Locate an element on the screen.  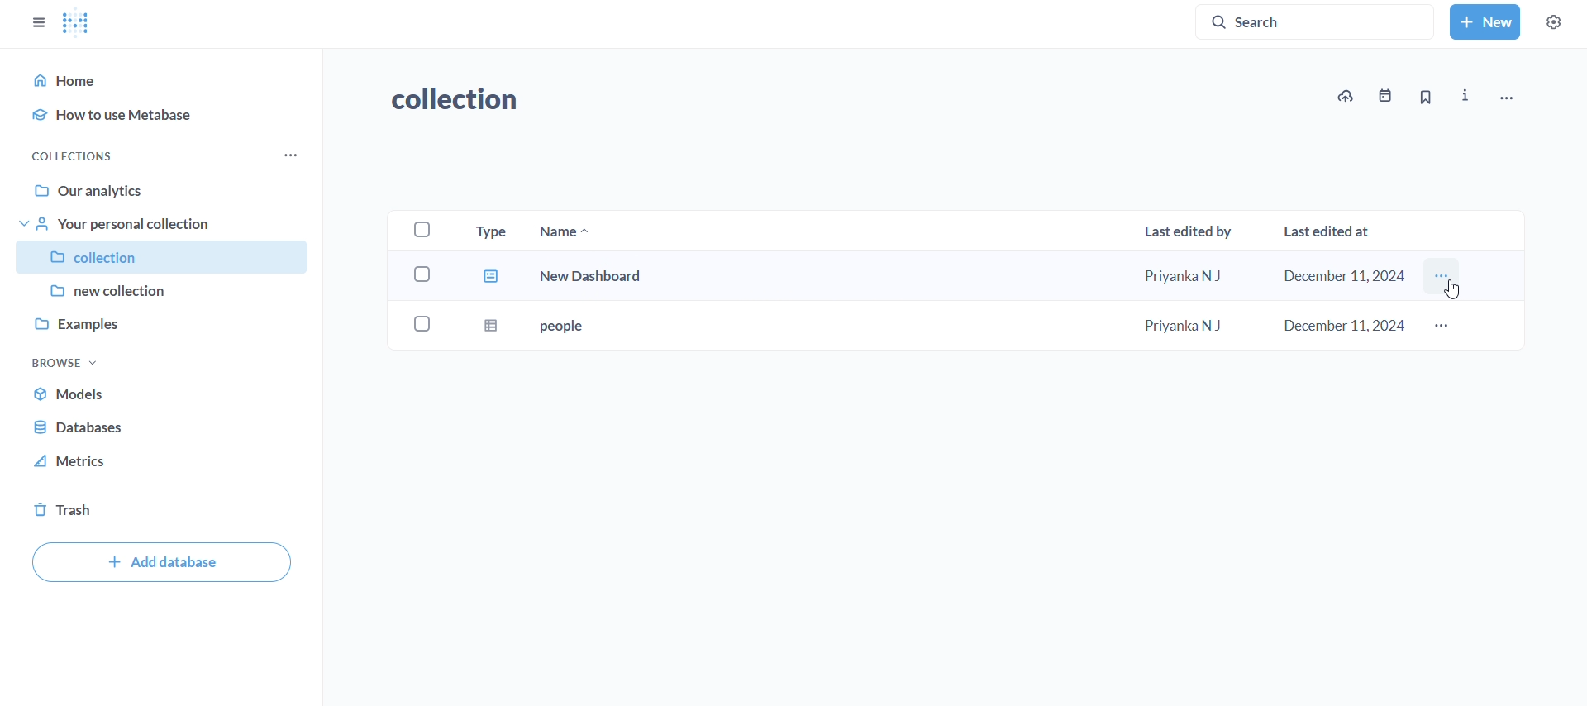
new collection is located at coordinates (161, 289).